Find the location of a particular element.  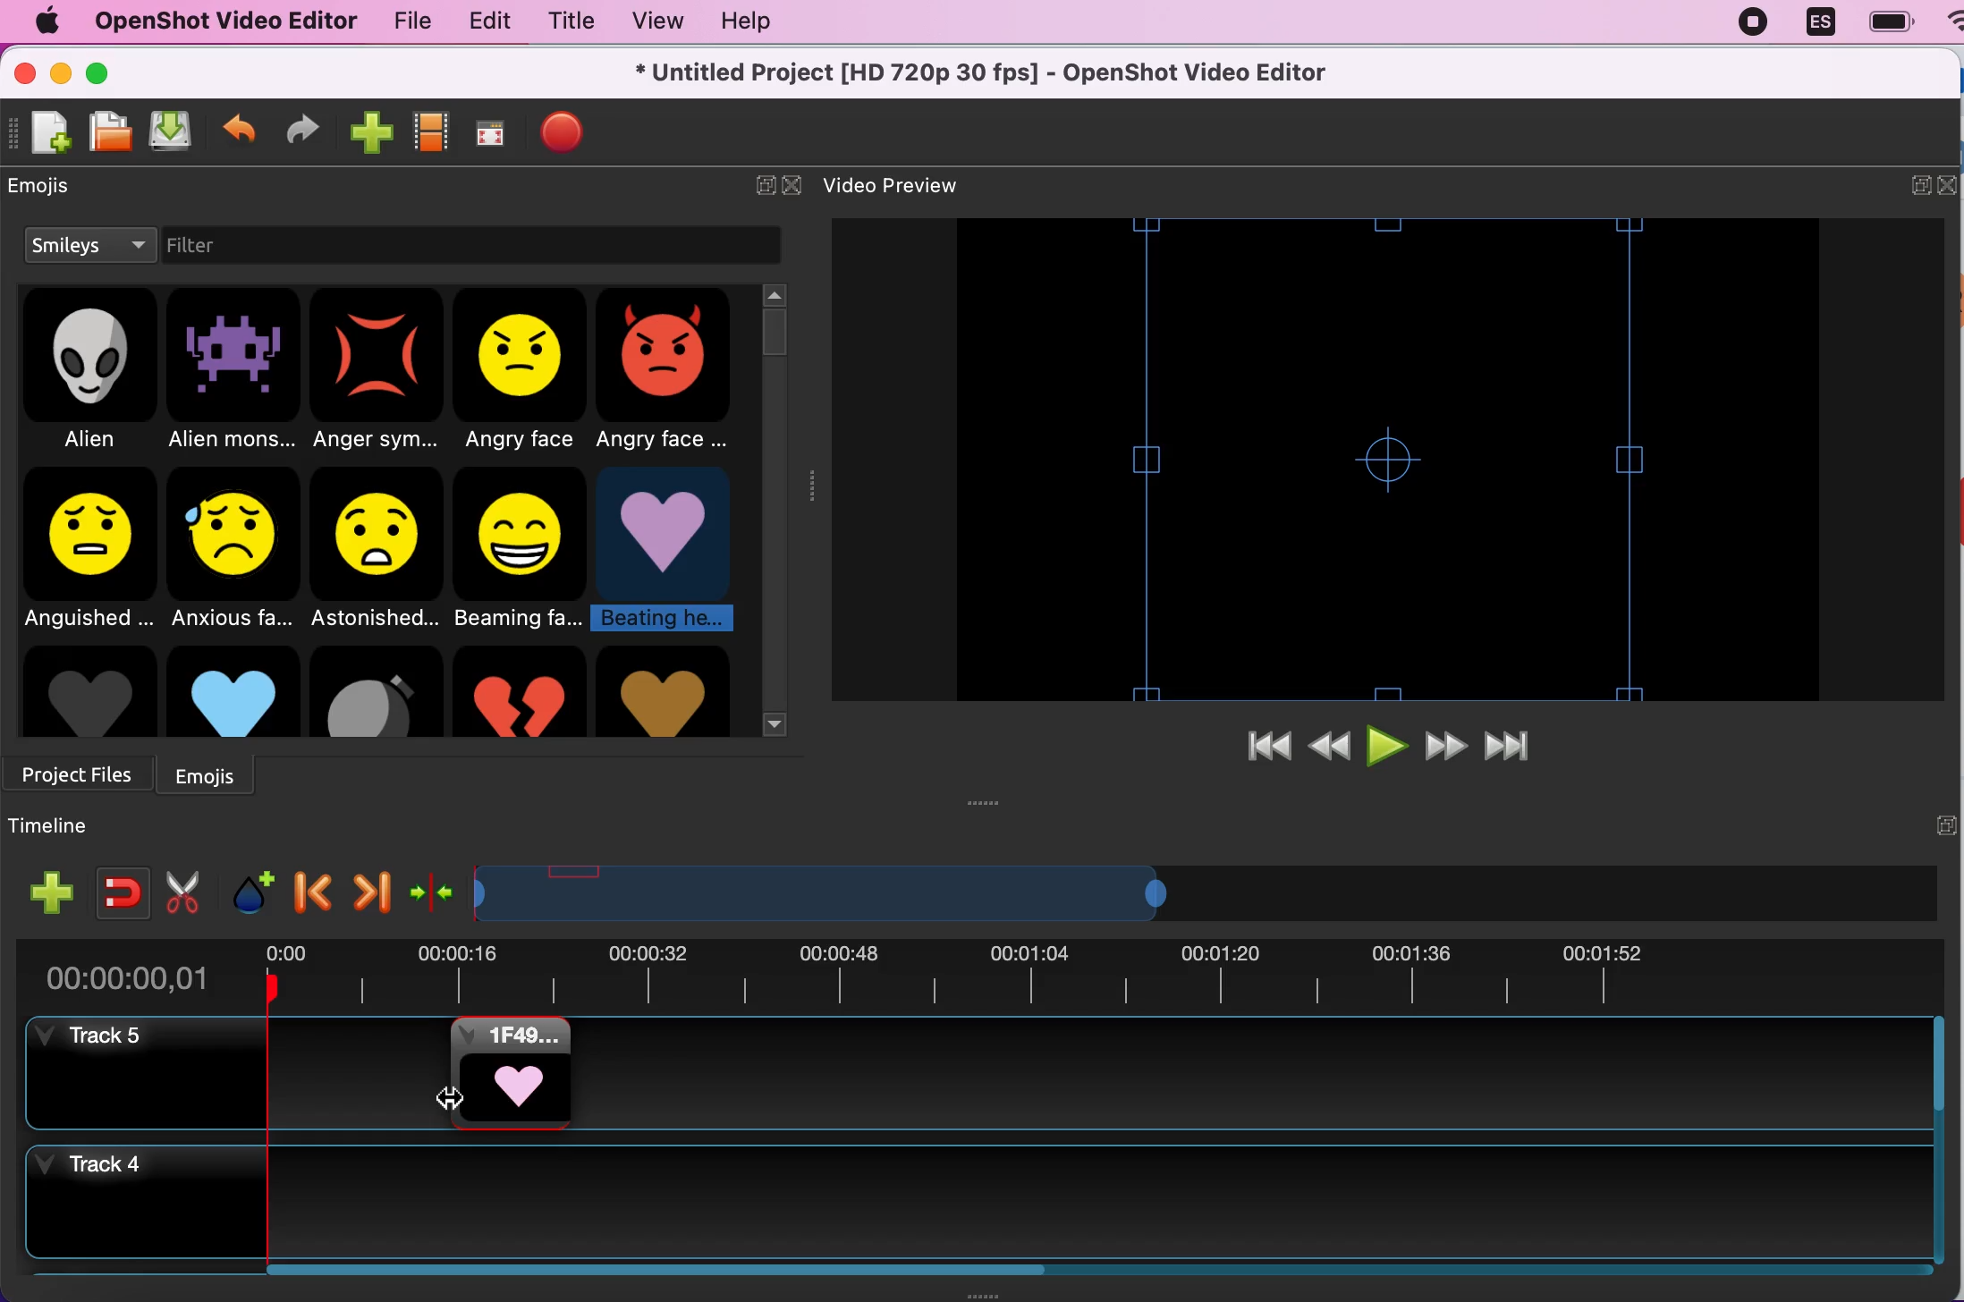

previous marker is located at coordinates (314, 886).